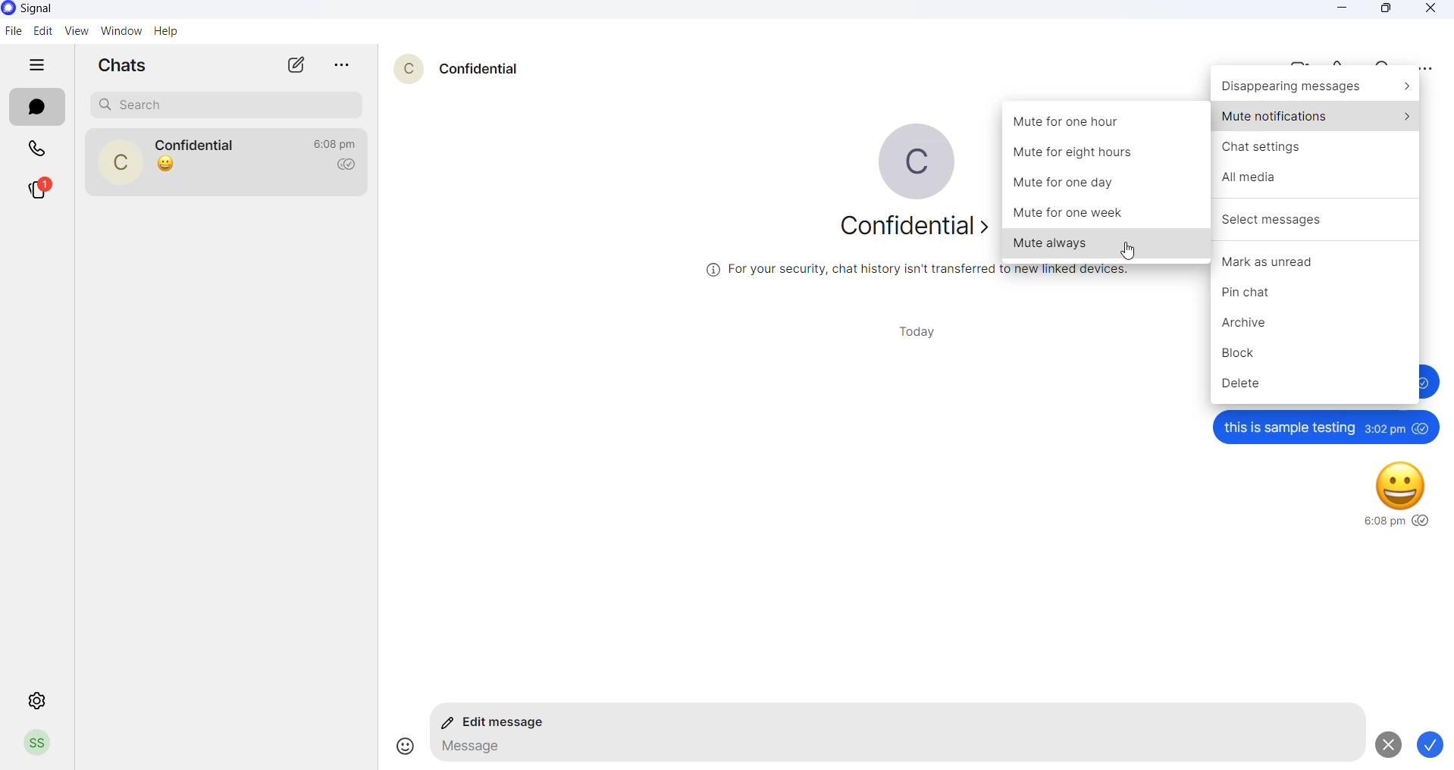 The image size is (1454, 770). What do you see at coordinates (1386, 744) in the screenshot?
I see `cancel edit` at bounding box center [1386, 744].